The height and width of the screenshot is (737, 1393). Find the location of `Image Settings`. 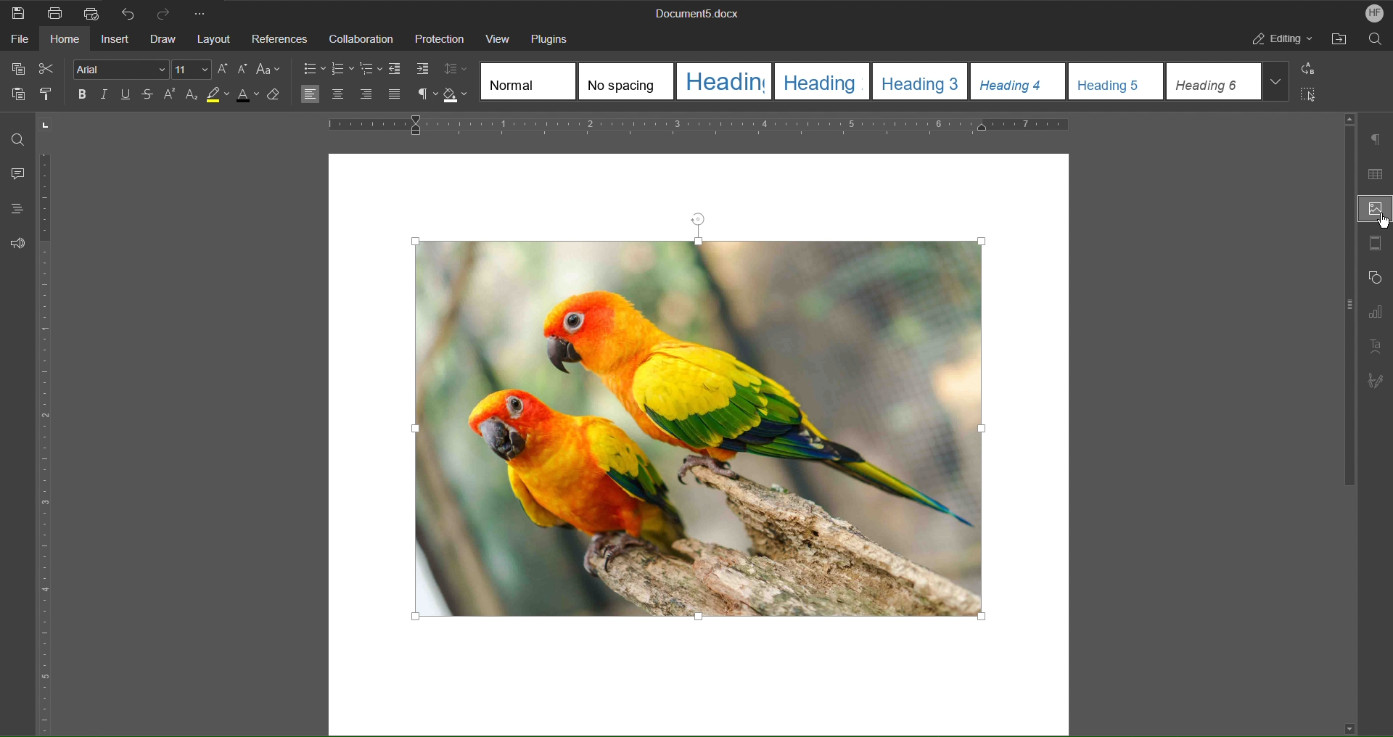

Image Settings is located at coordinates (1372, 210).